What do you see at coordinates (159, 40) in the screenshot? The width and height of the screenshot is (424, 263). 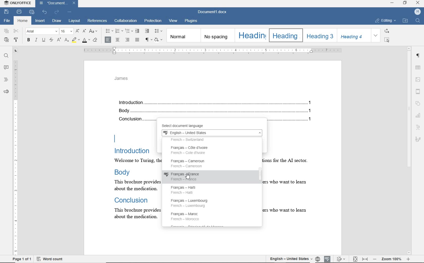 I see `shading` at bounding box center [159, 40].